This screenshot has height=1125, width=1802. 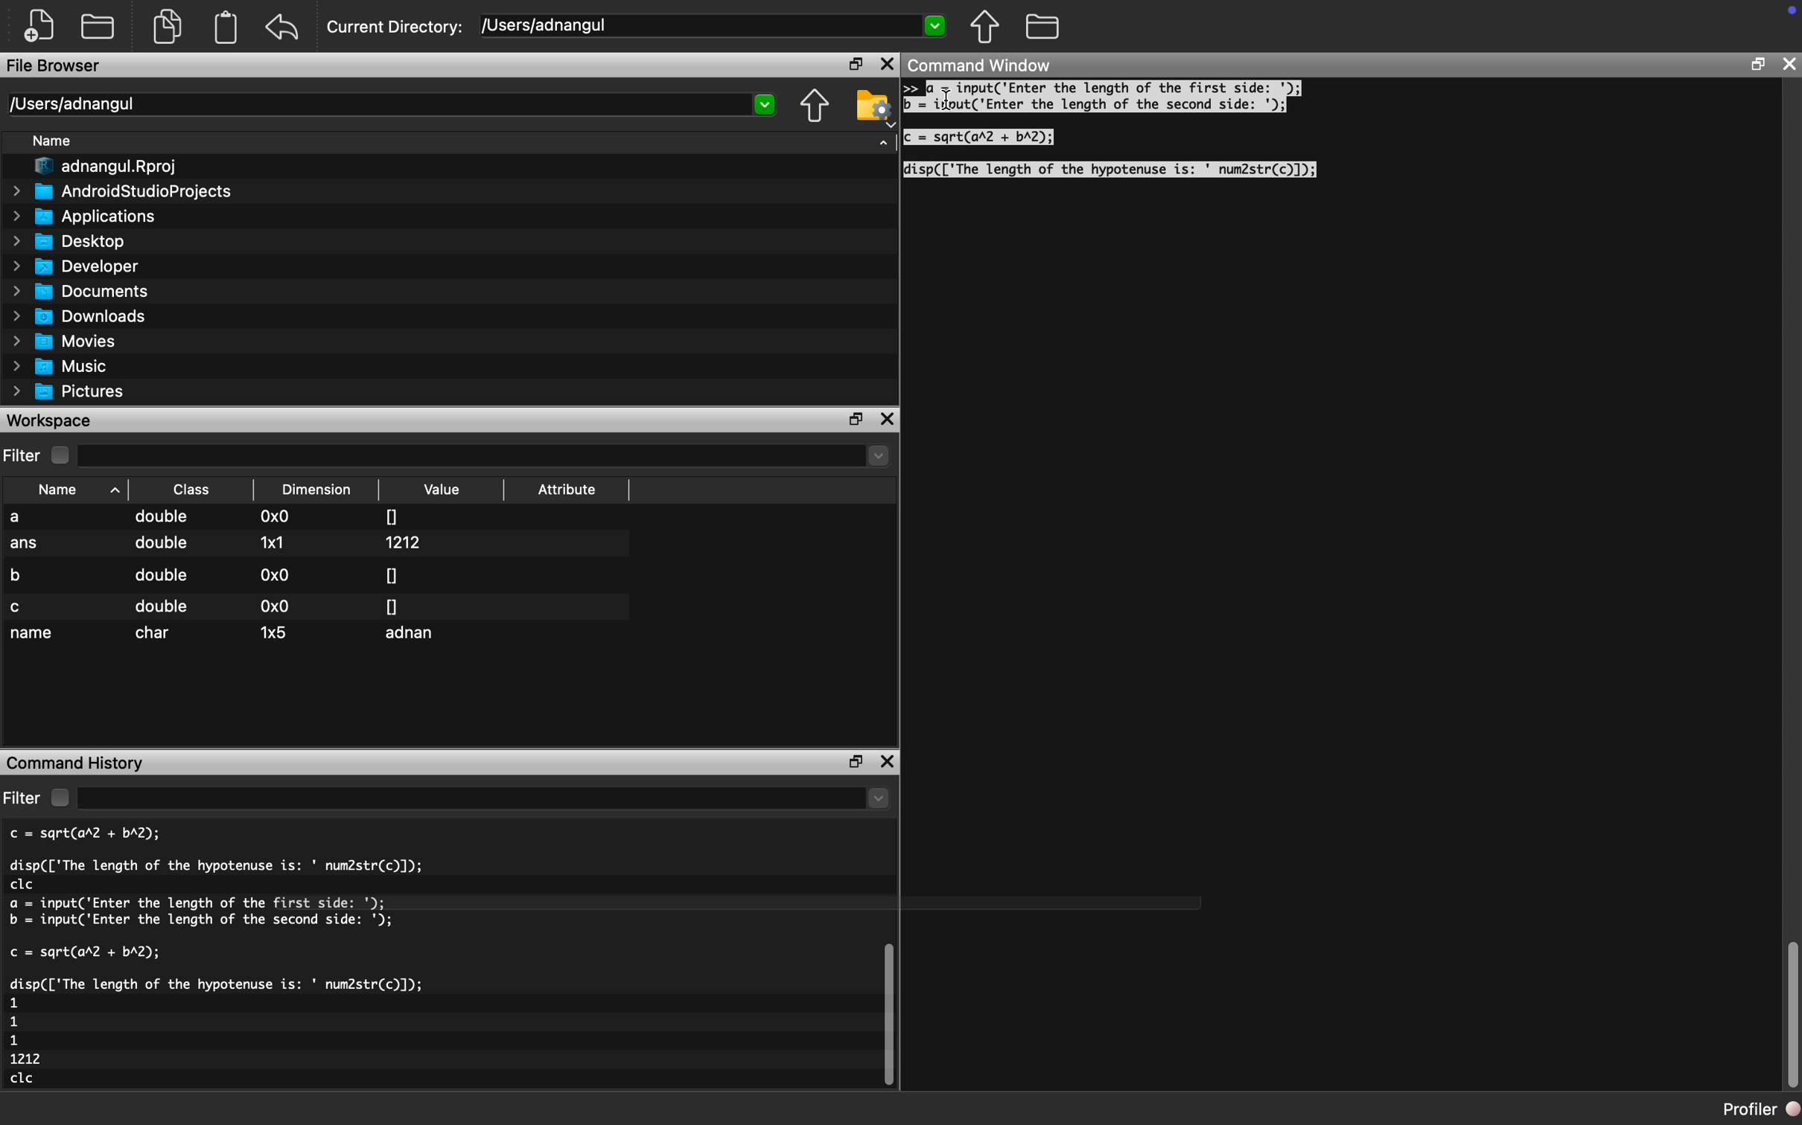 What do you see at coordinates (166, 25) in the screenshot?
I see `documents` at bounding box center [166, 25].